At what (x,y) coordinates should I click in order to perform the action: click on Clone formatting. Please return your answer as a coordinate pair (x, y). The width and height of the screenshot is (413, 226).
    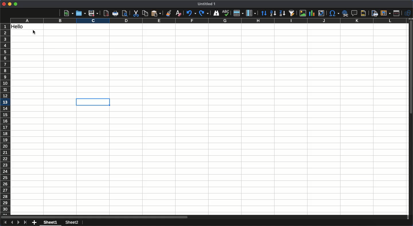
    Looking at the image, I should click on (169, 13).